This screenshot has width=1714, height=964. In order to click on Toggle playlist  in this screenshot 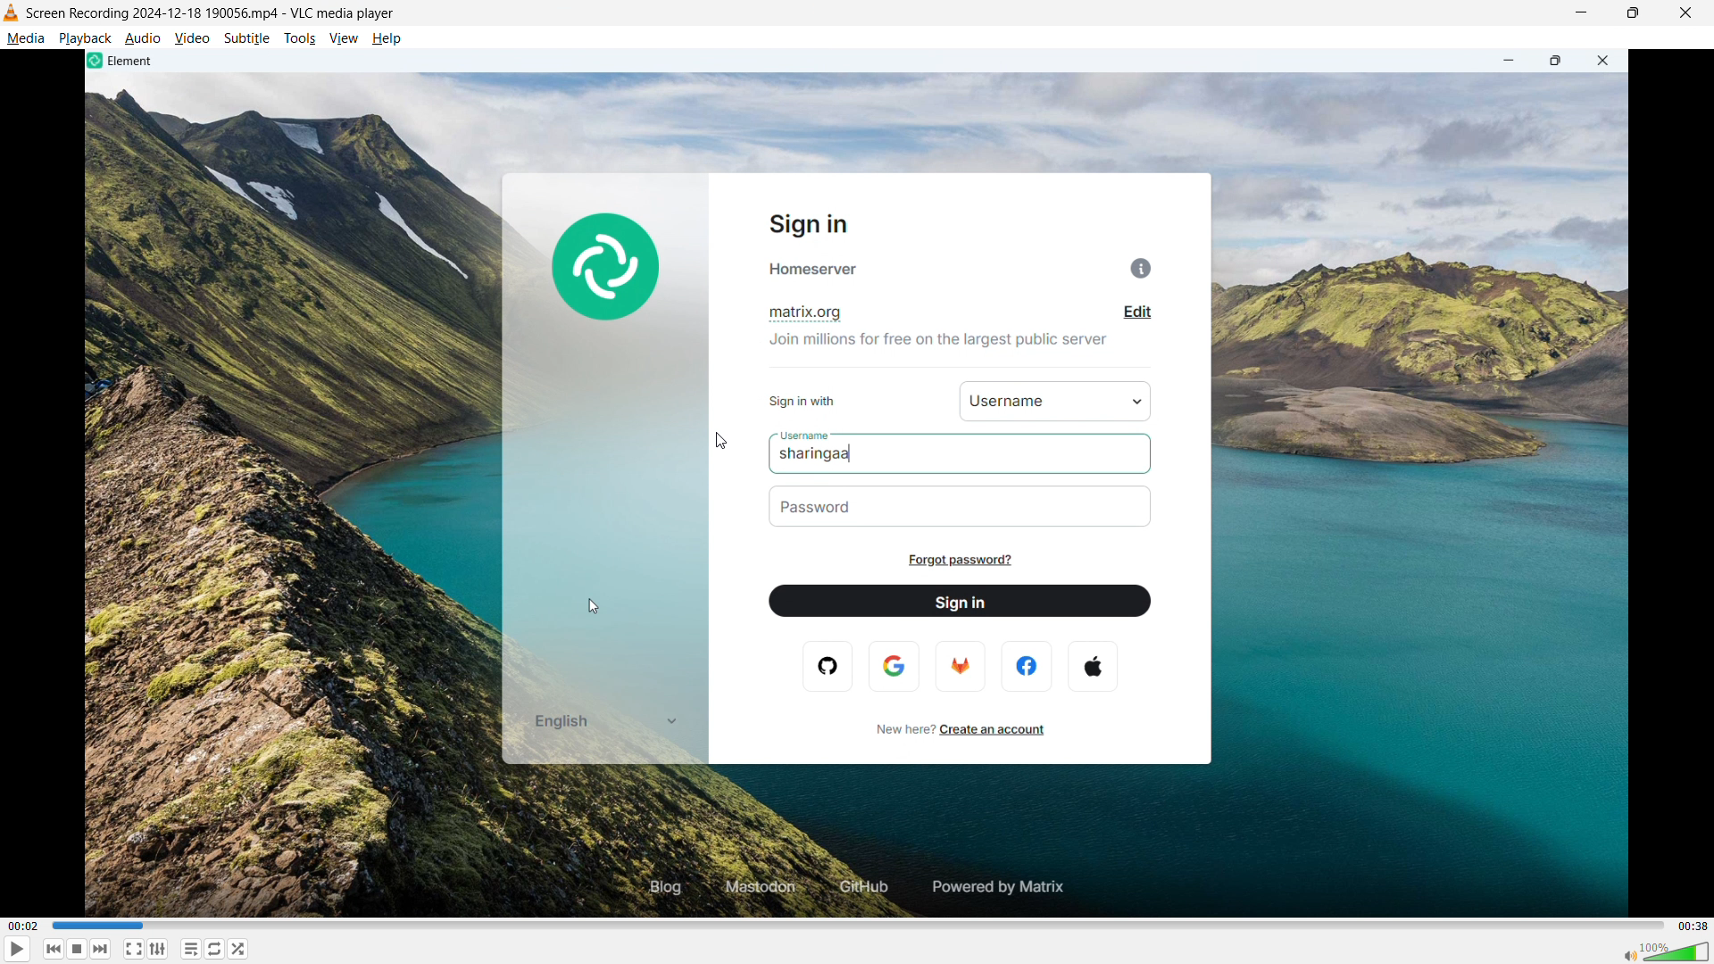, I will do `click(190, 949)`.